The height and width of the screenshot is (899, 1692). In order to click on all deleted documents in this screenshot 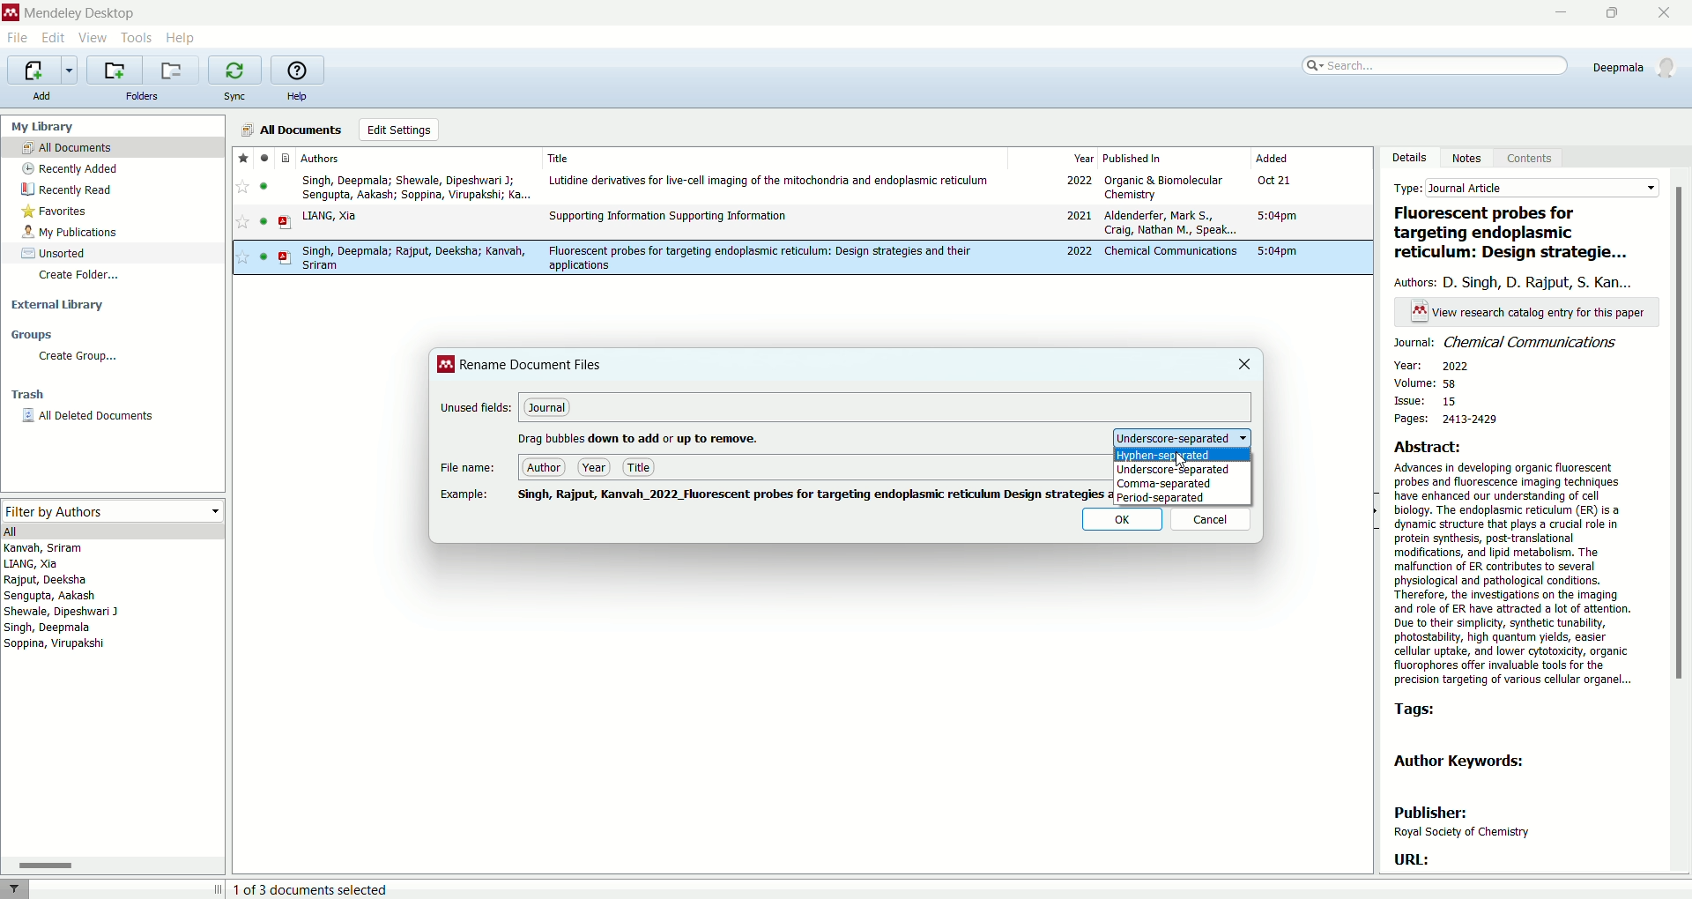, I will do `click(88, 415)`.